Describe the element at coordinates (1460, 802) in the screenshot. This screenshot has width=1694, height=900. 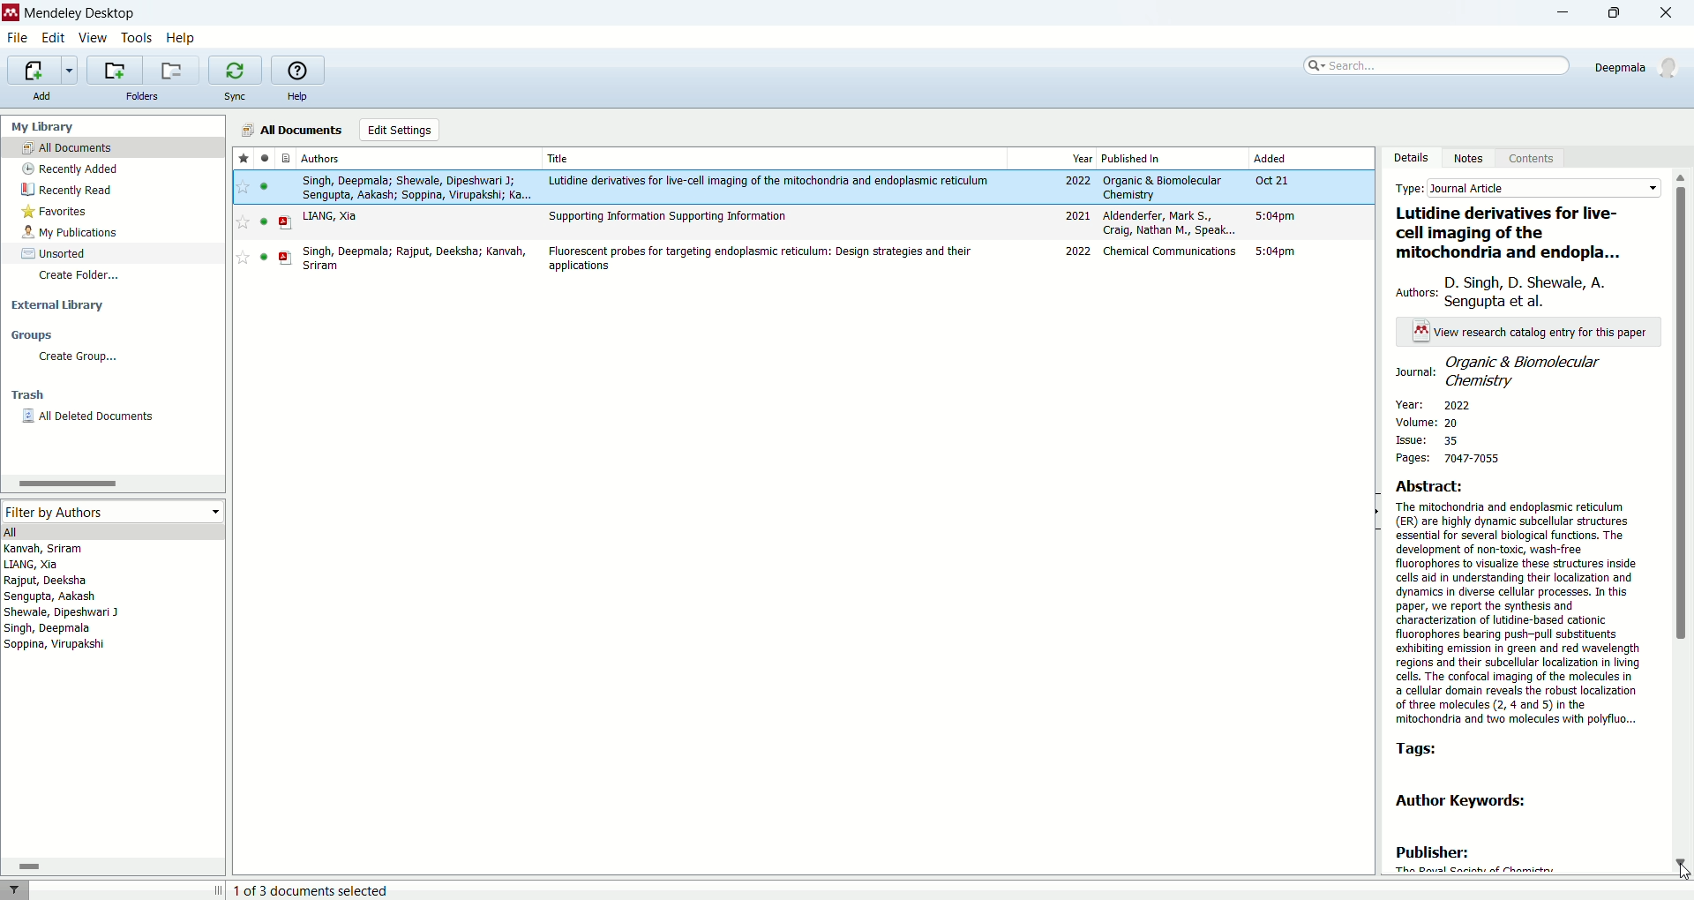
I see `author keywords: ` at that location.